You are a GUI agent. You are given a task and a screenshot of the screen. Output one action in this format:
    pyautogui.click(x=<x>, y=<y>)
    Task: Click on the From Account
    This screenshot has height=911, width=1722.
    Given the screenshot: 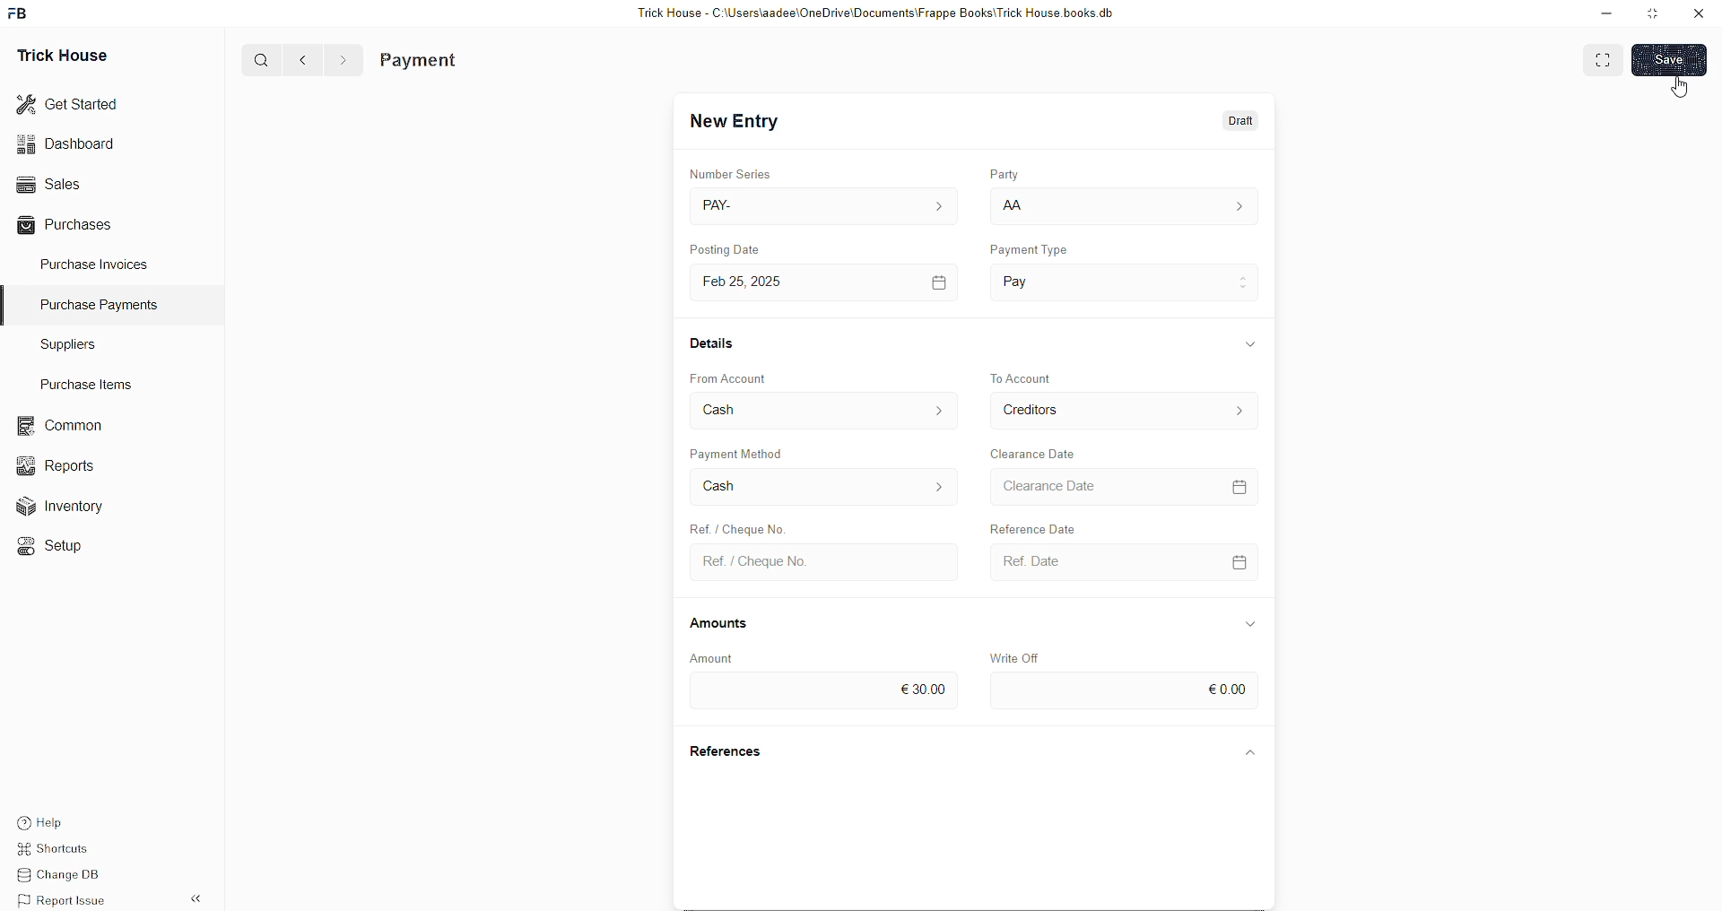 What is the action you would take?
    pyautogui.click(x=742, y=376)
    